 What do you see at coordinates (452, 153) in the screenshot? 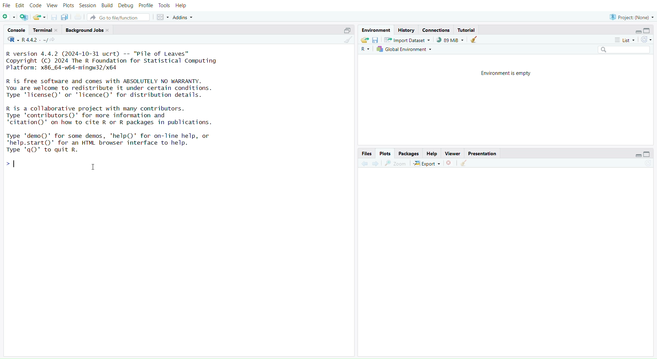
I see `Viewer` at bounding box center [452, 153].